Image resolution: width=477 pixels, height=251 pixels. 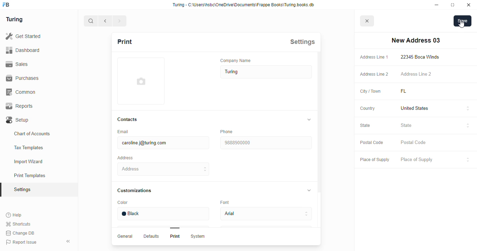 I want to click on Defaults, so click(x=151, y=236).